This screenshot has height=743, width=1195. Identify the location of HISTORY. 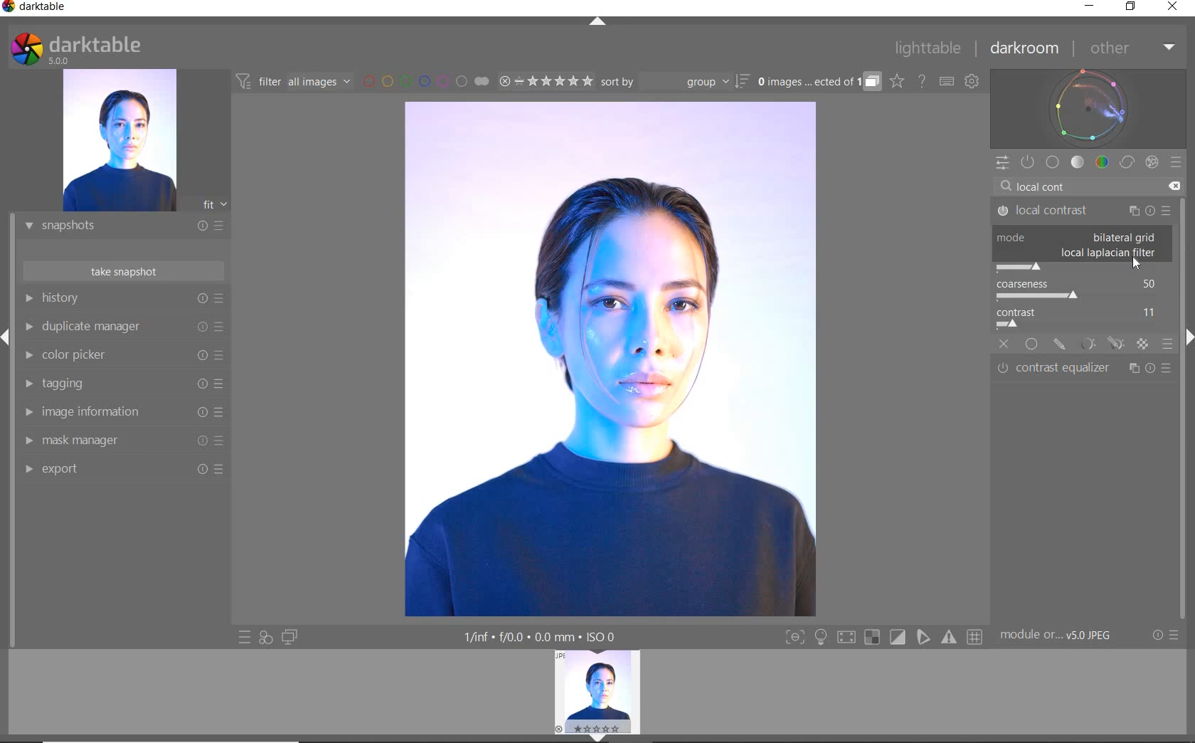
(124, 301).